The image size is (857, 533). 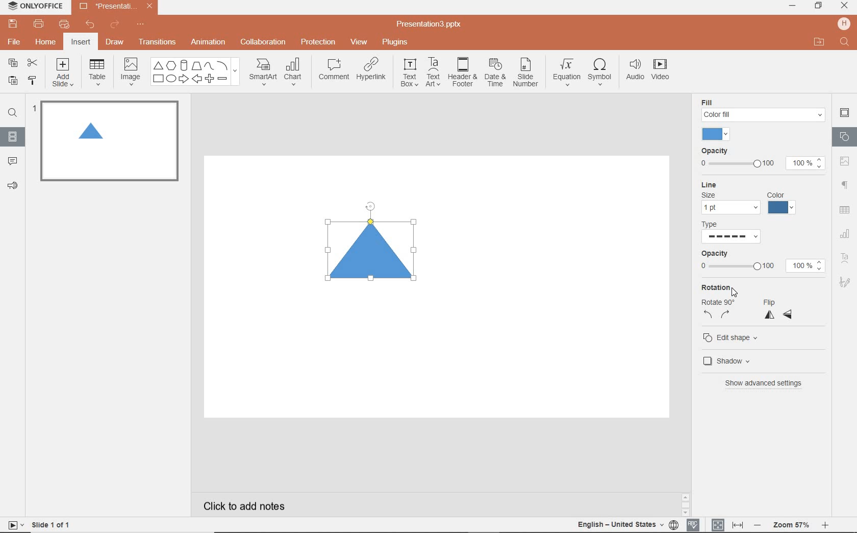 I want to click on FIND, so click(x=12, y=114).